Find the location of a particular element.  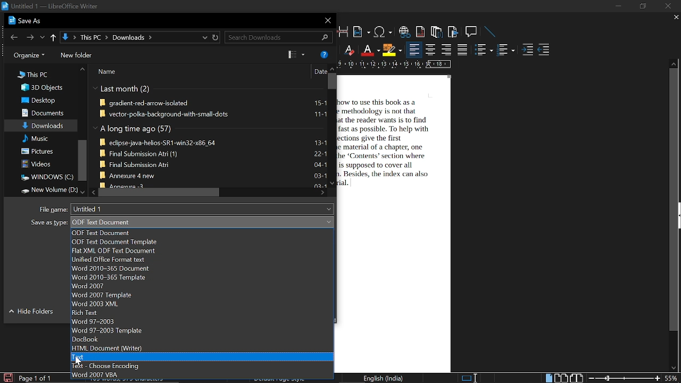

file name is located at coordinates (204, 209).